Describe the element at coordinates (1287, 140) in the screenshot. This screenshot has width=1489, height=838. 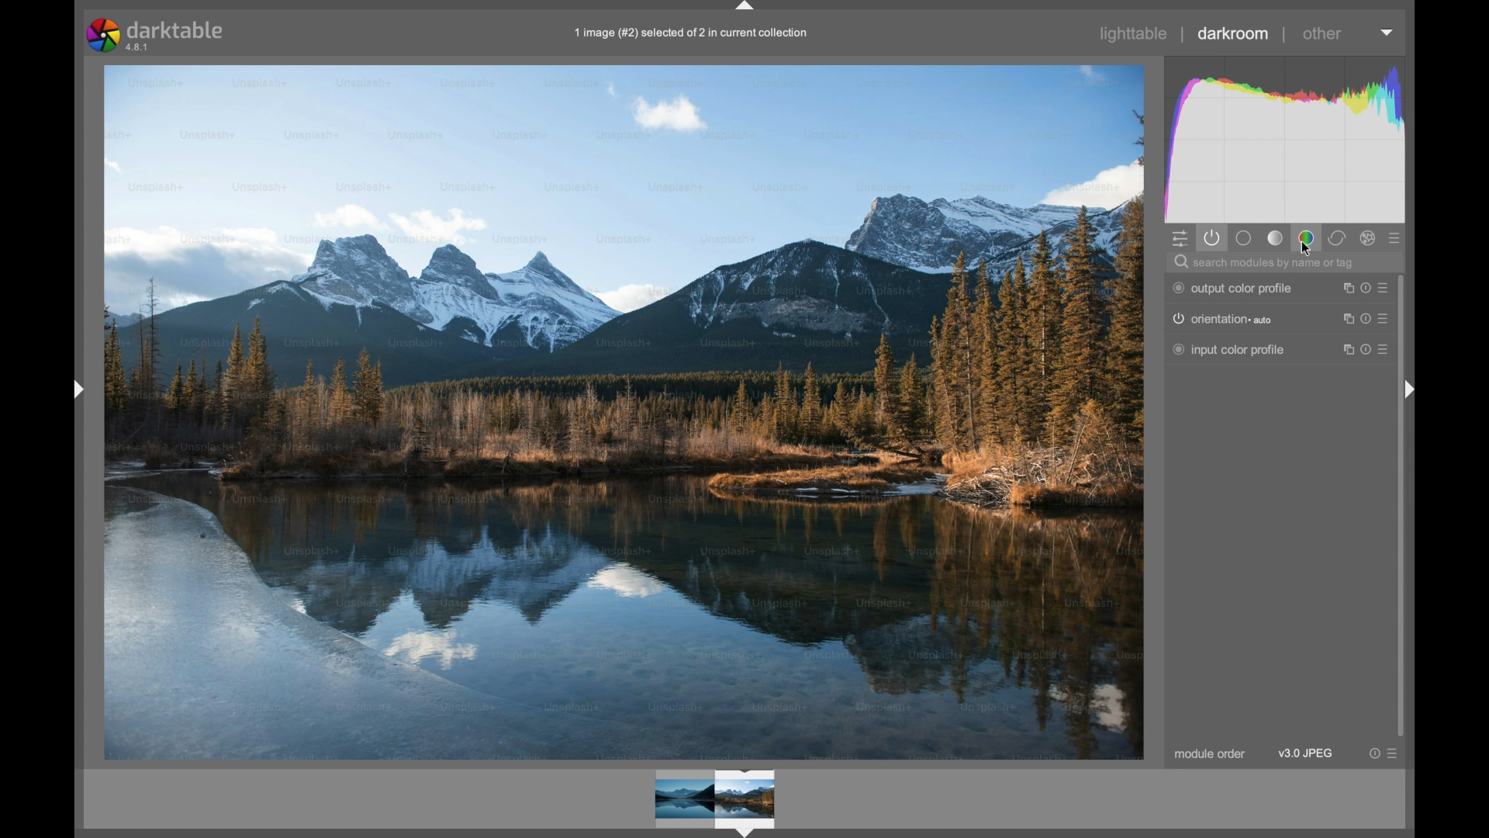
I see `histogram` at that location.